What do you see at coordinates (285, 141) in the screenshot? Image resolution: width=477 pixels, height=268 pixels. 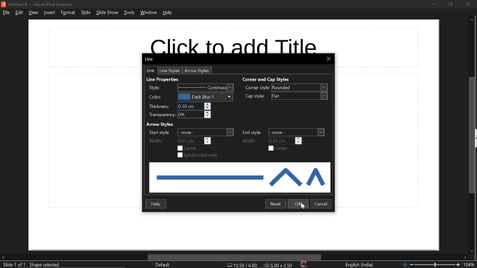 I see `end width` at bounding box center [285, 141].